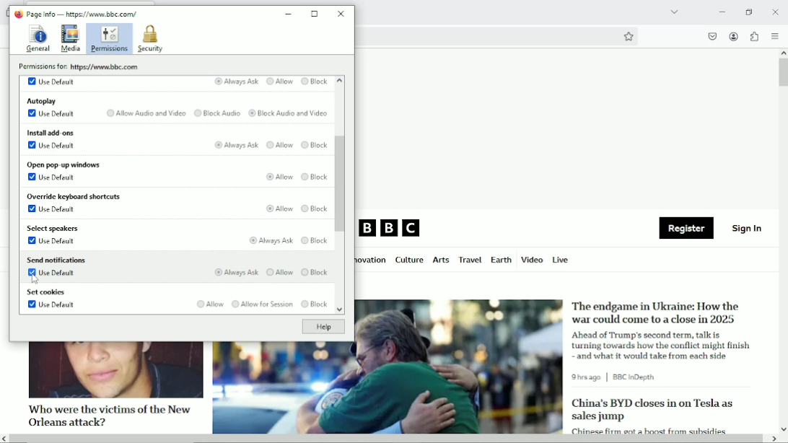  Describe the element at coordinates (115, 370) in the screenshot. I see `image` at that location.